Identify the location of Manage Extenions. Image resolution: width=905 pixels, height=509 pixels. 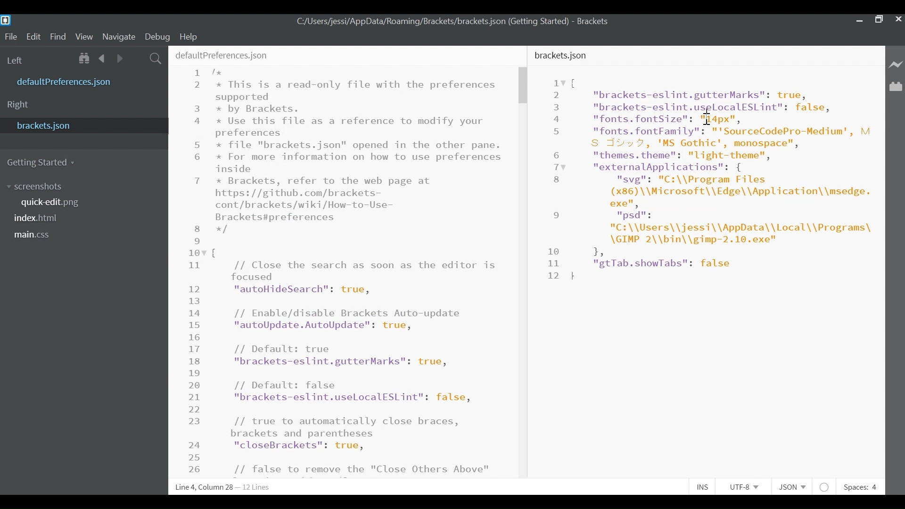
(896, 87).